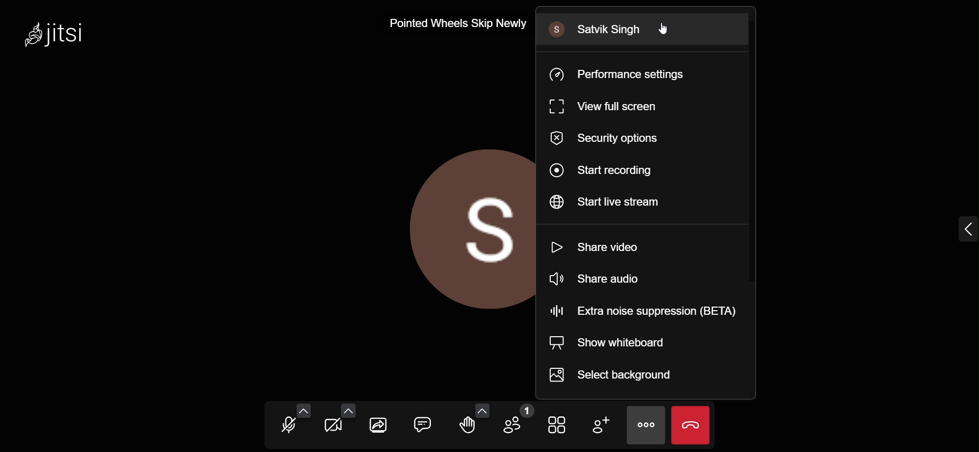  What do you see at coordinates (692, 424) in the screenshot?
I see `end meeting` at bounding box center [692, 424].